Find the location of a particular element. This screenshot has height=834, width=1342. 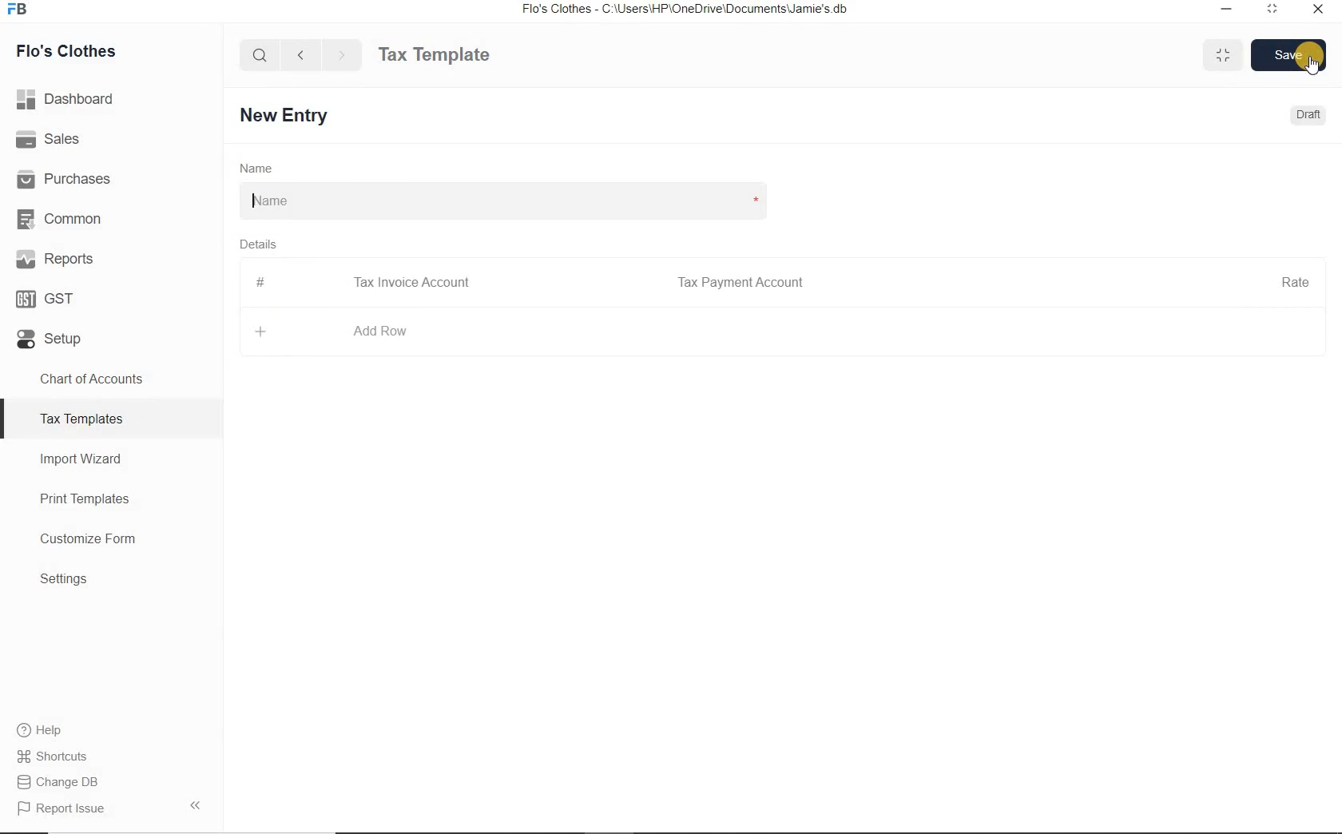

FB Logo is located at coordinates (17, 10).